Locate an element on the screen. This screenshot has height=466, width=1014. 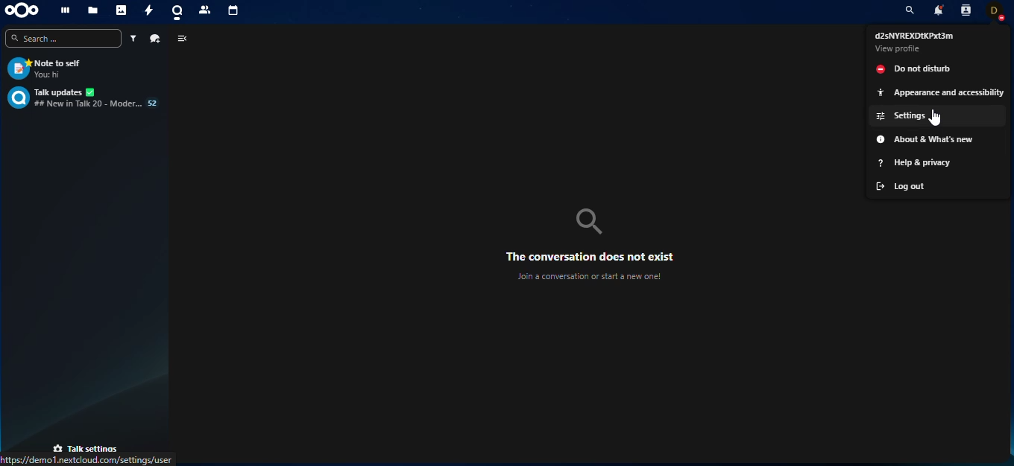
notifications is located at coordinates (939, 10).